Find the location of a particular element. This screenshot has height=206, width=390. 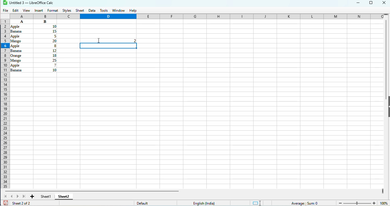

maximize is located at coordinates (371, 3).